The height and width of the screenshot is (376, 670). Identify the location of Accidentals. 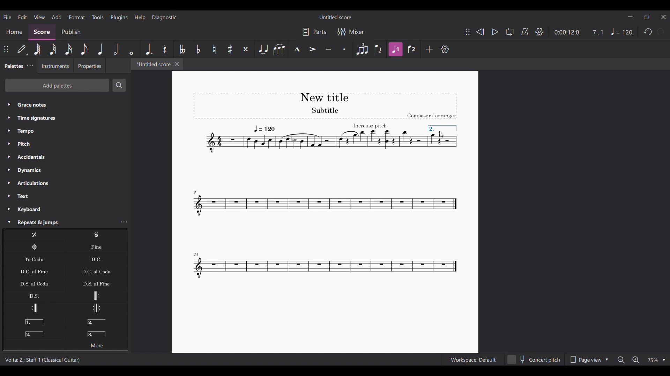
(65, 157).